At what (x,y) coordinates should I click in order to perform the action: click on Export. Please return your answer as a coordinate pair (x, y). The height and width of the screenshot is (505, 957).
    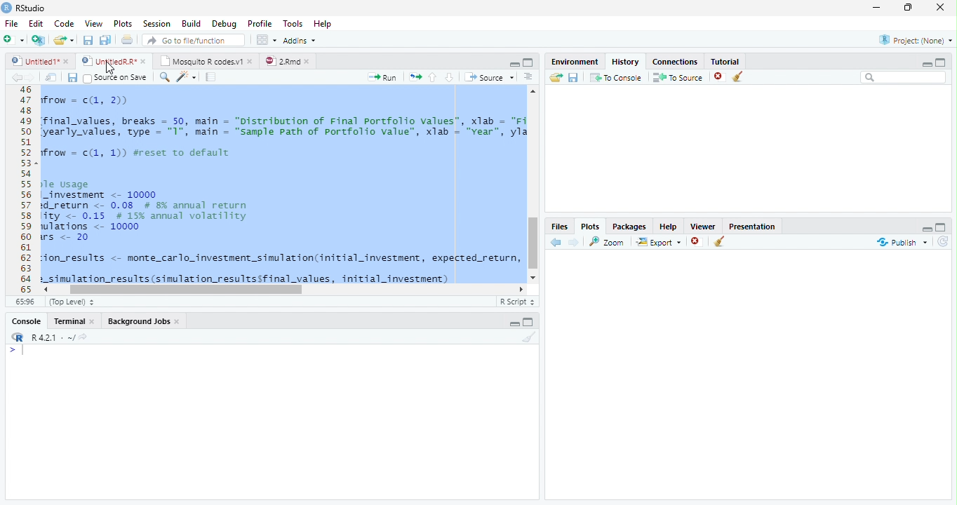
    Looking at the image, I should click on (657, 242).